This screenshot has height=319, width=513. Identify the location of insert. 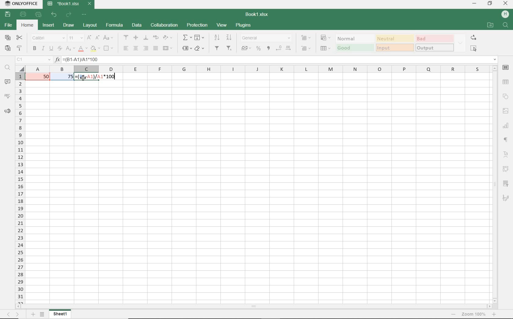
(49, 25).